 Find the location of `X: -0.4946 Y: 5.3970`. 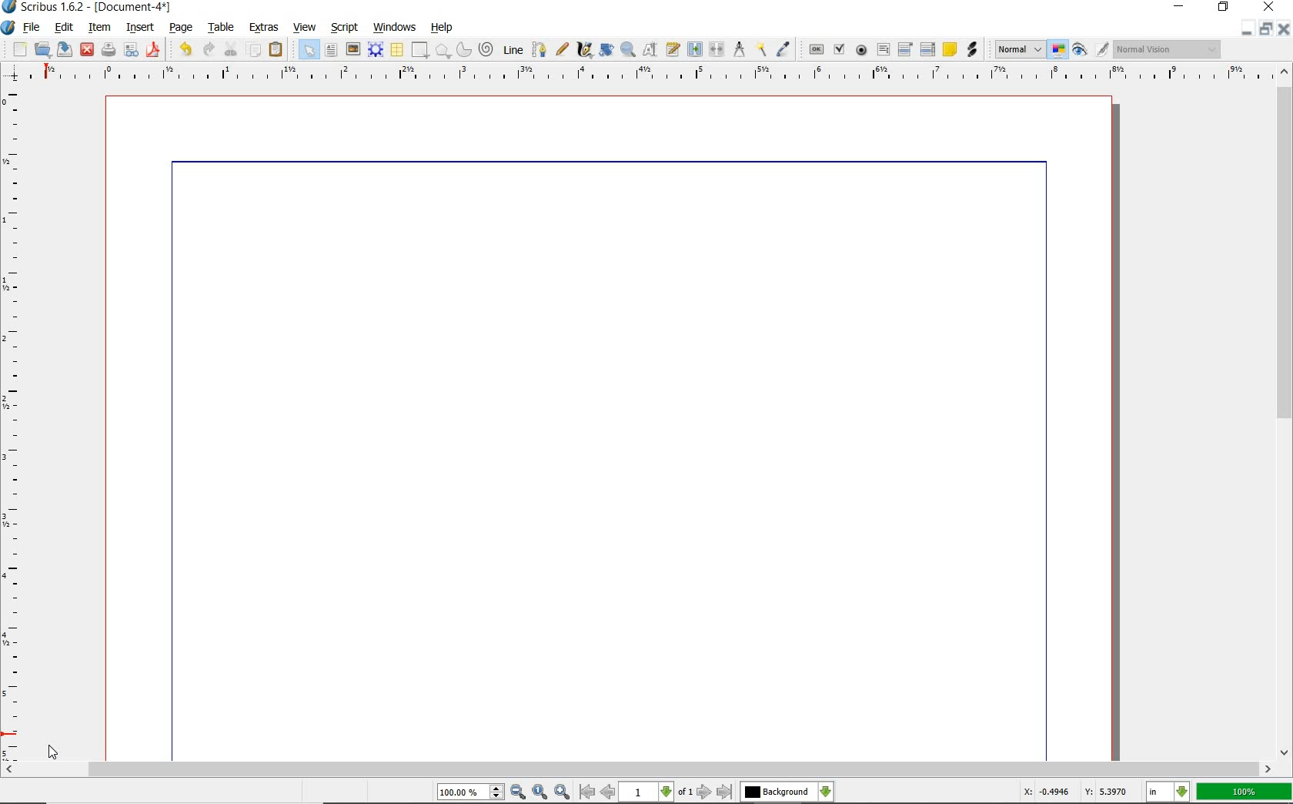

X: -0.4946 Y: 5.3970 is located at coordinates (1075, 793).